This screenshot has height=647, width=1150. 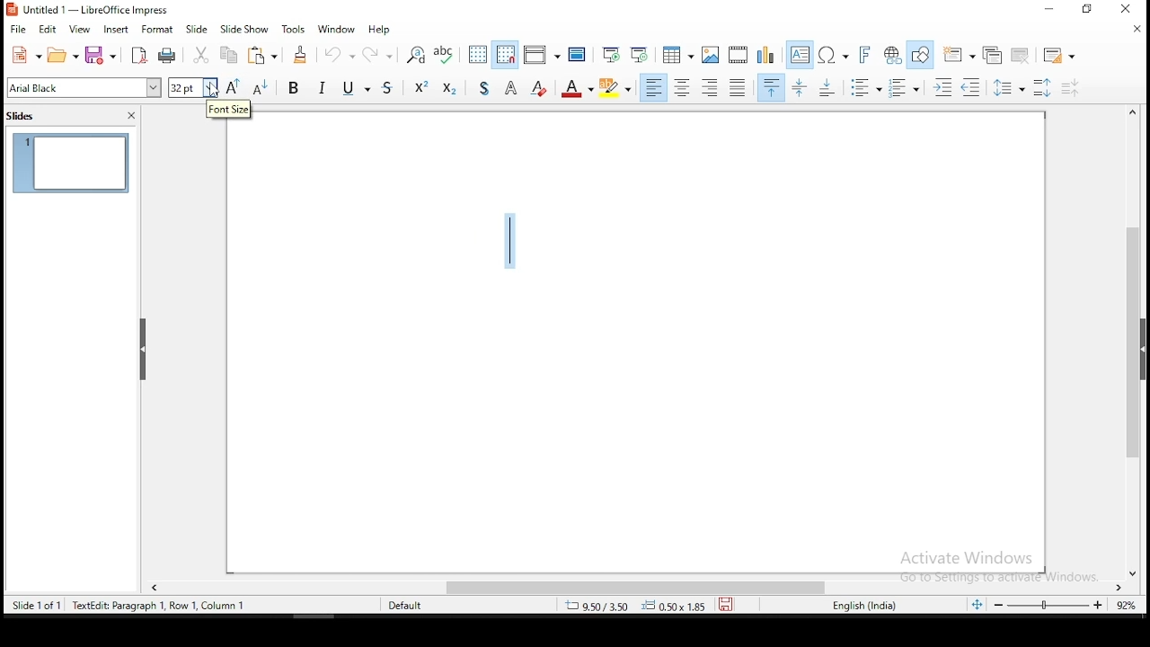 I want to click on 32 pt, so click(x=191, y=88).